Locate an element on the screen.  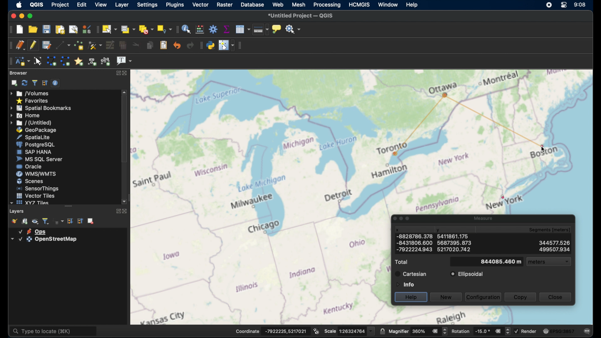
delete selected is located at coordinates (122, 45).